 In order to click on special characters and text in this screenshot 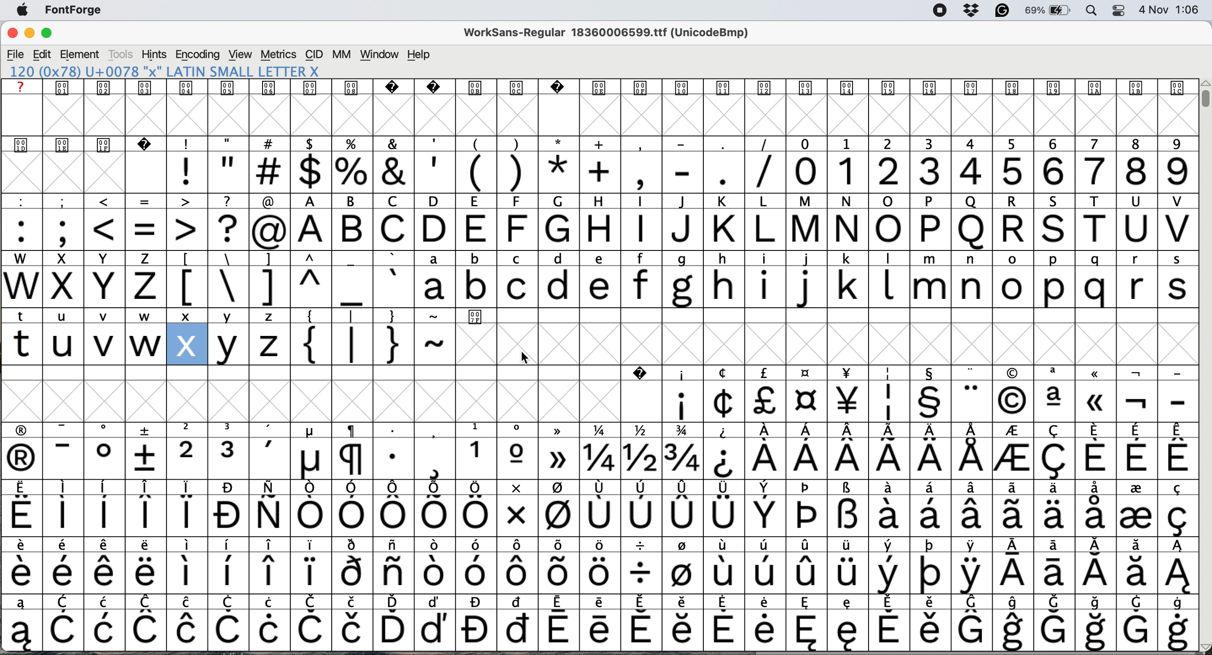, I will do `click(603, 143)`.